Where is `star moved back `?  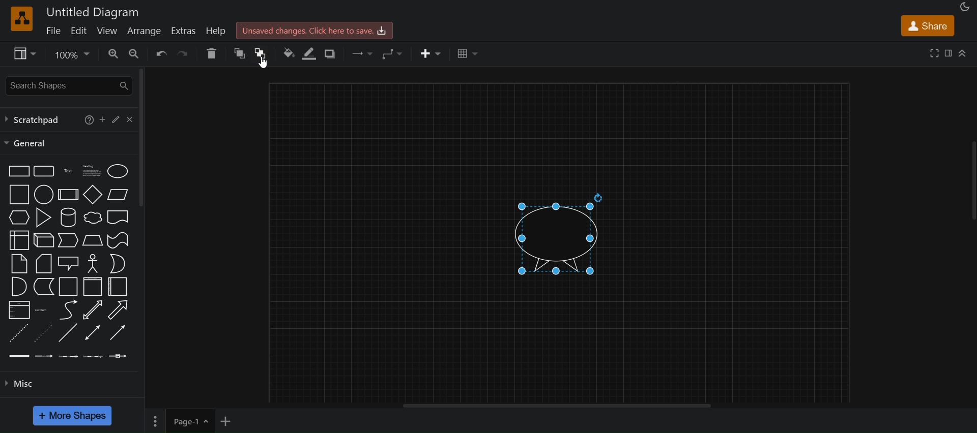 star moved back  is located at coordinates (555, 233).